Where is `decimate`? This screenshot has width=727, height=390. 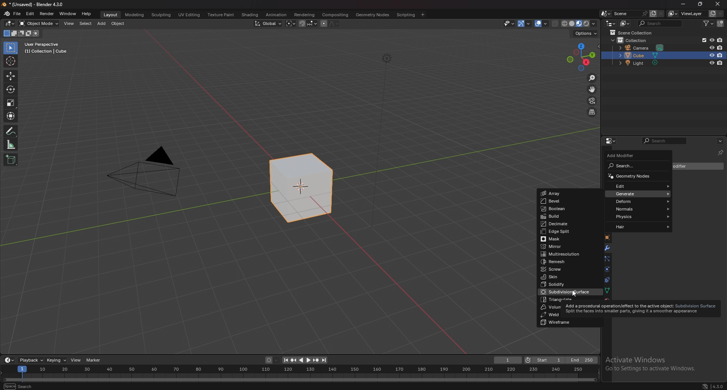 decimate is located at coordinates (569, 223).